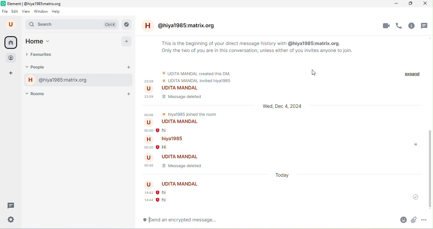 The width and height of the screenshot is (433, 229). What do you see at coordinates (146, 147) in the screenshot?
I see `00.20` at bounding box center [146, 147].